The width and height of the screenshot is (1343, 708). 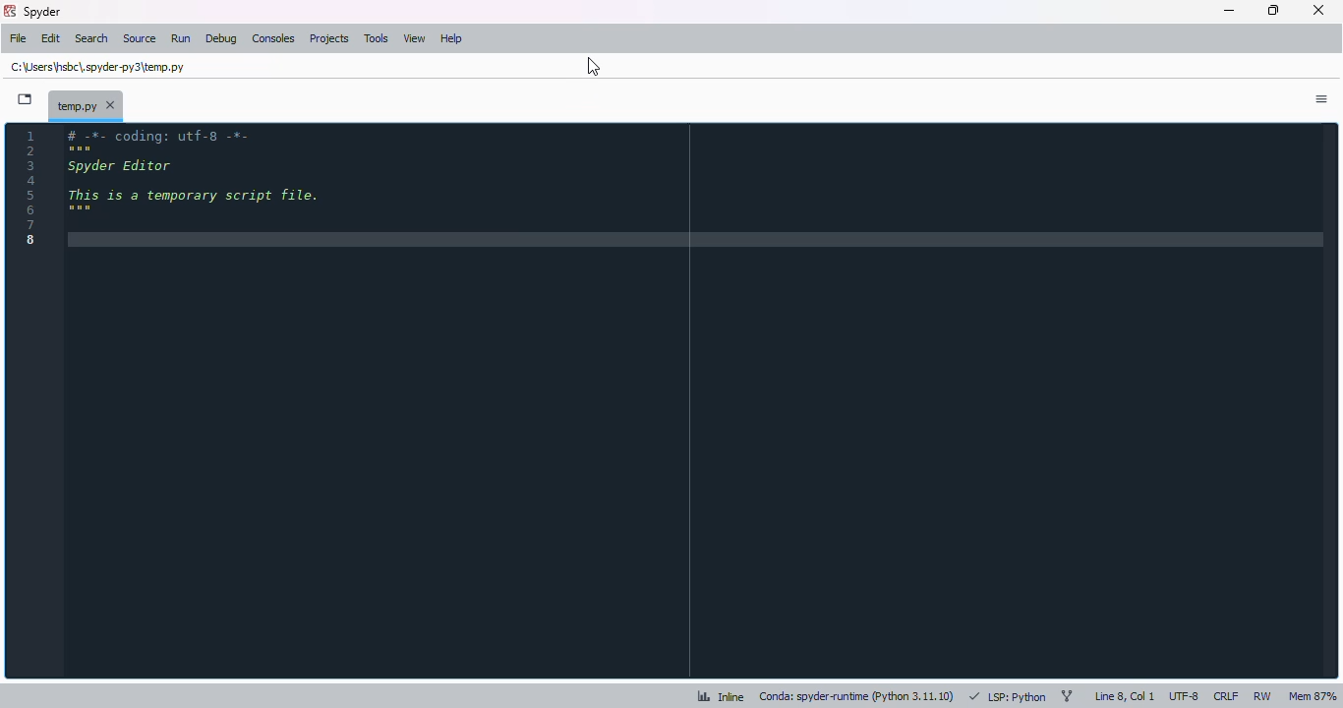 What do you see at coordinates (1125, 696) in the screenshot?
I see `line 8, col 1` at bounding box center [1125, 696].